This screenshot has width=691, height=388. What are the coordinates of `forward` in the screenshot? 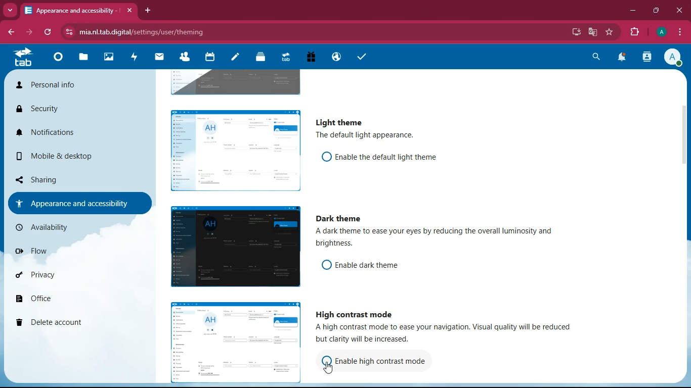 It's located at (30, 33).